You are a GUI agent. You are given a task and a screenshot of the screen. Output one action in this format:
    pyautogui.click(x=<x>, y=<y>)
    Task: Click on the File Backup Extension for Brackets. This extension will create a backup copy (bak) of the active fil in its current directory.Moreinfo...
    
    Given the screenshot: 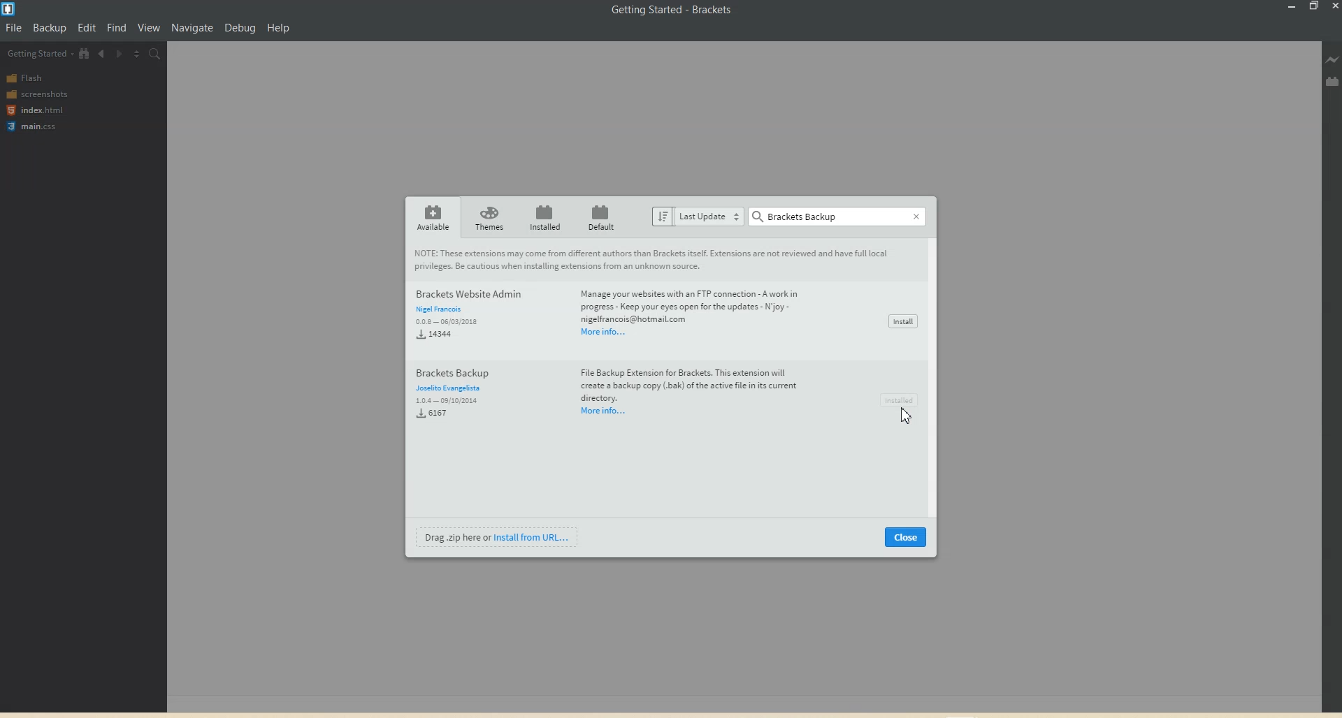 What is the action you would take?
    pyautogui.click(x=688, y=392)
    